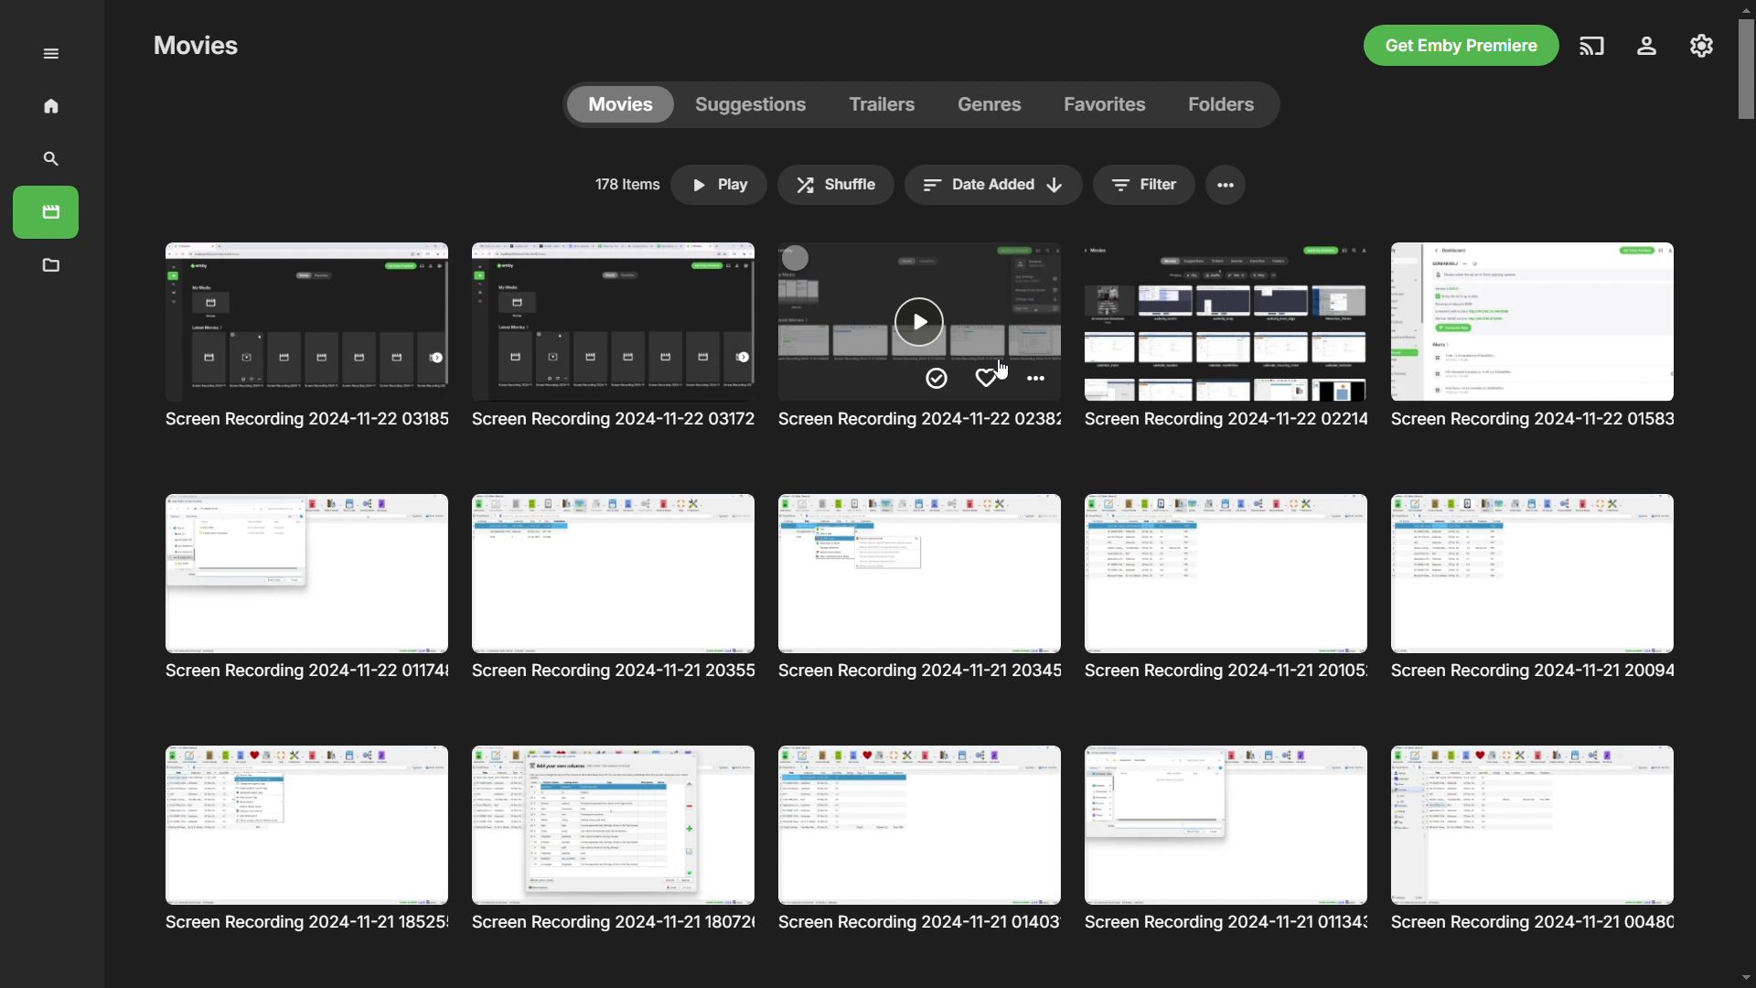 This screenshot has width=1756, height=988. Describe the element at coordinates (1227, 188) in the screenshot. I see `menu` at that location.